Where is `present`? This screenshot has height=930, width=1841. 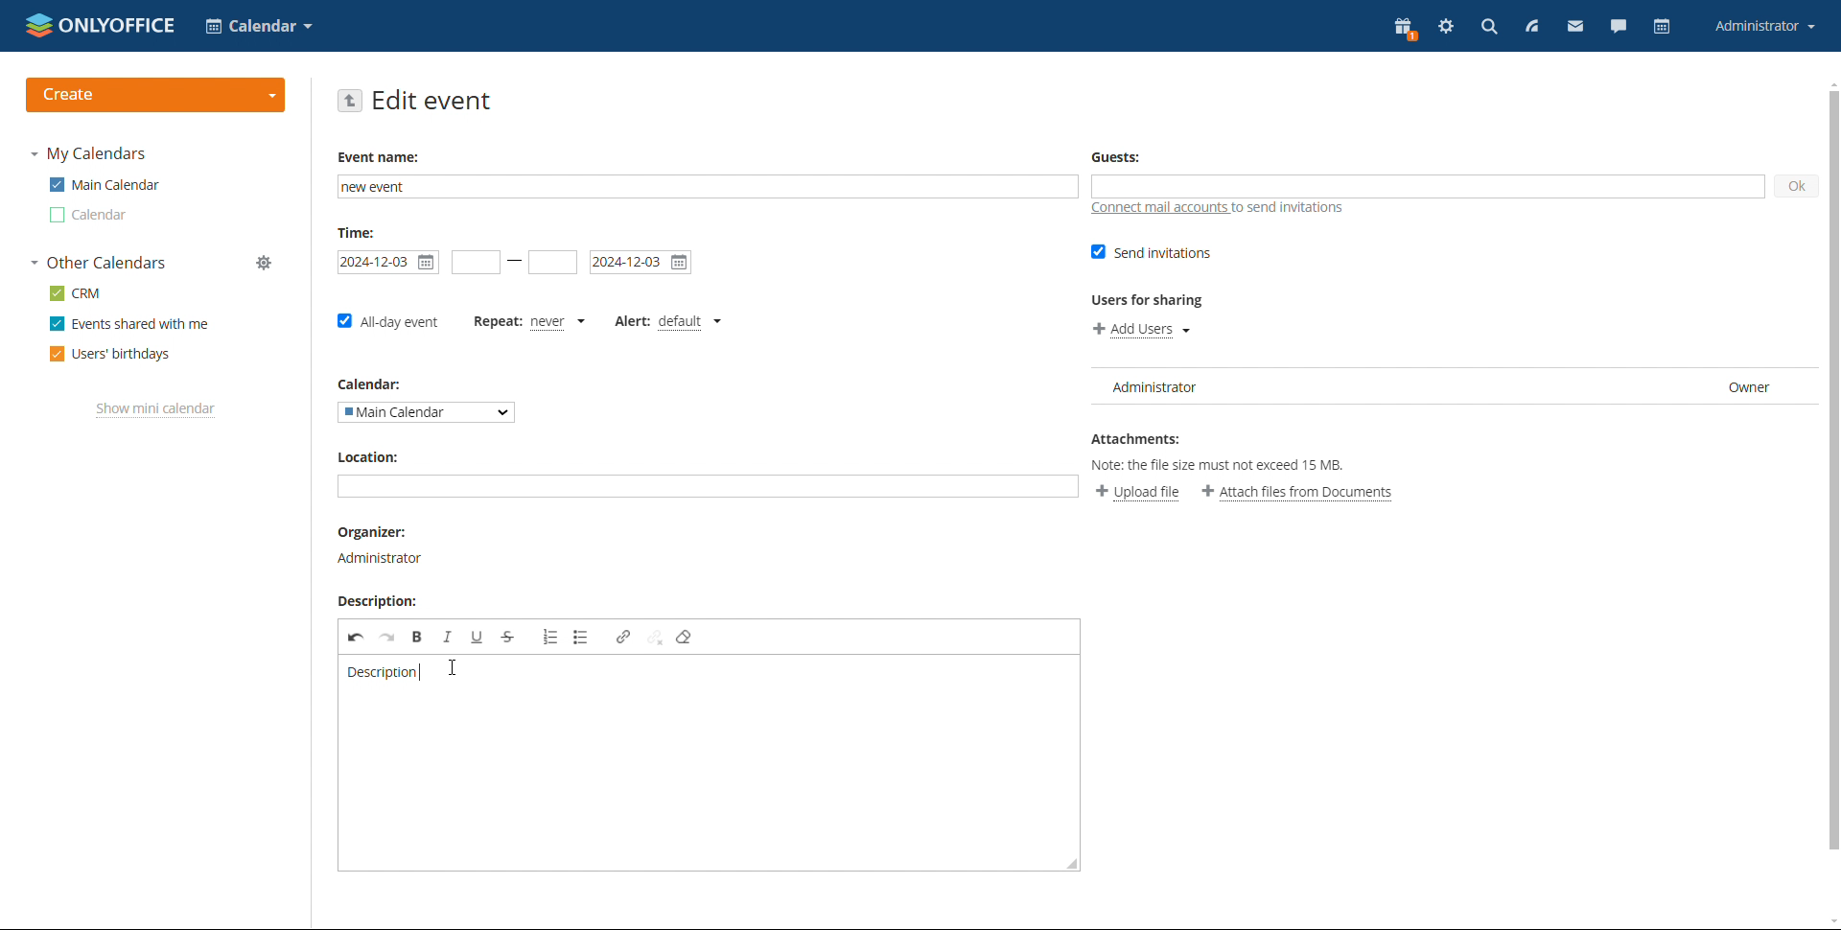 present is located at coordinates (1406, 29).